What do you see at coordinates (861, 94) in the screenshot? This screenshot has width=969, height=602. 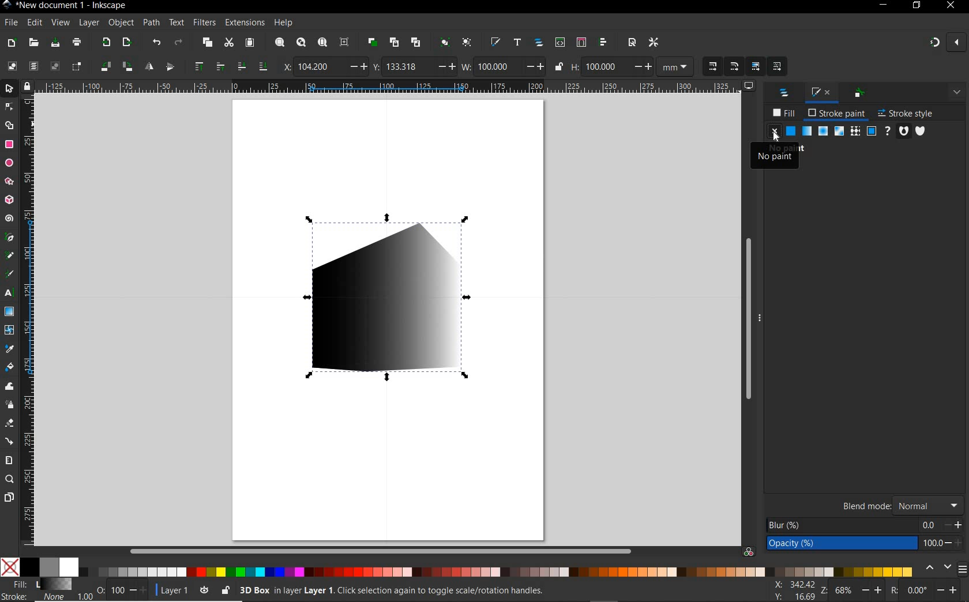 I see `OBJECT PROPERTIES` at bounding box center [861, 94].